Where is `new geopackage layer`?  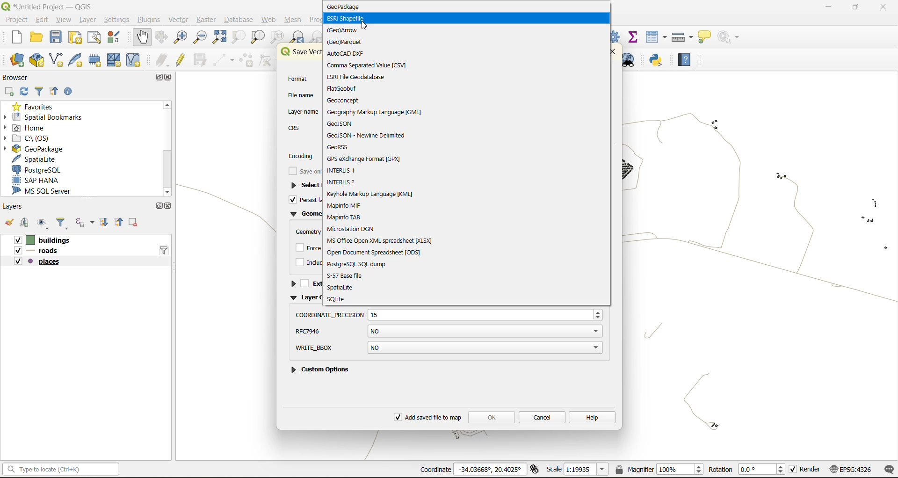
new geopackage layer is located at coordinates (36, 61).